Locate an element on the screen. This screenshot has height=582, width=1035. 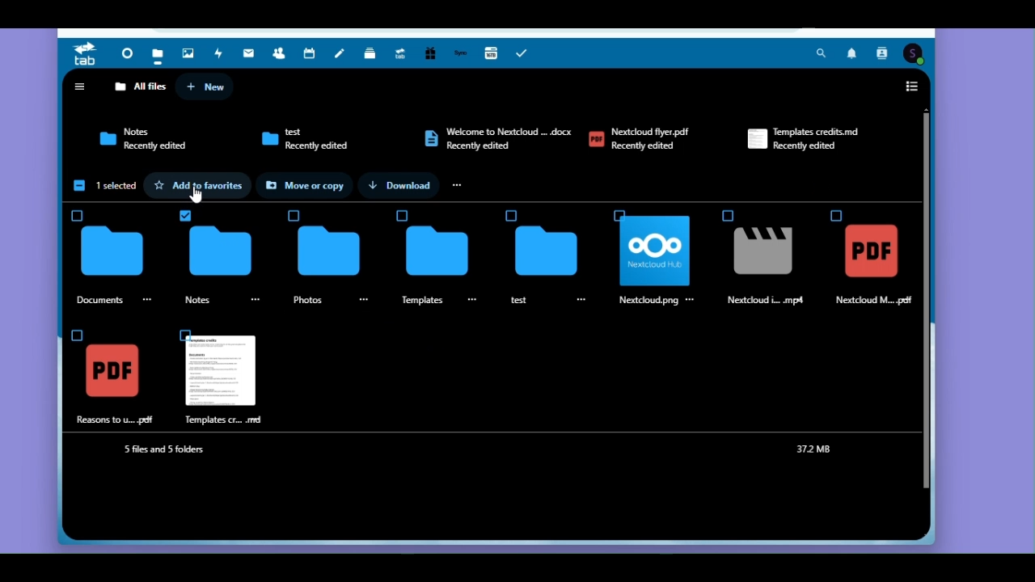
Icon is located at coordinates (112, 373).